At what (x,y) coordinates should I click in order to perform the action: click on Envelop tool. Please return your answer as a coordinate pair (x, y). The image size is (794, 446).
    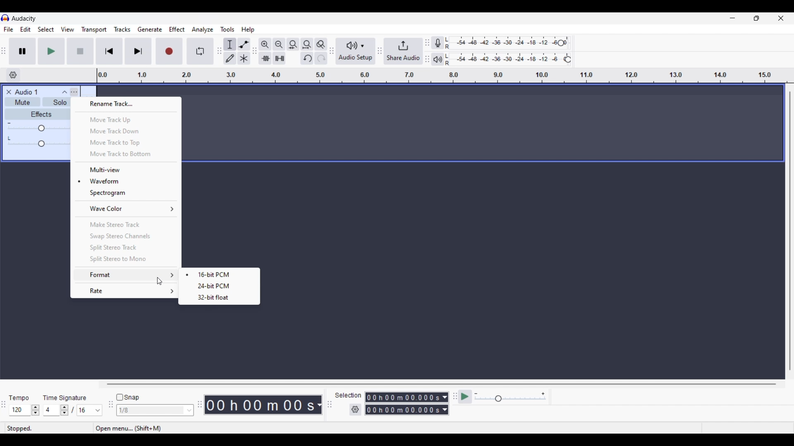
    Looking at the image, I should click on (244, 44).